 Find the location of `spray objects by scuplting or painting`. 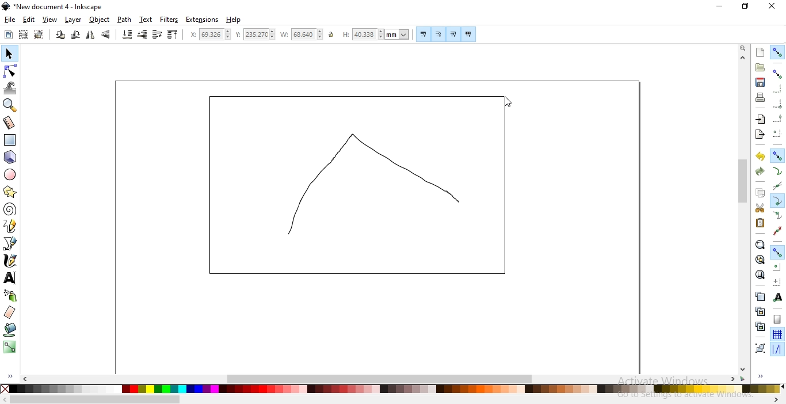

spray objects by scuplting or painting is located at coordinates (11, 295).